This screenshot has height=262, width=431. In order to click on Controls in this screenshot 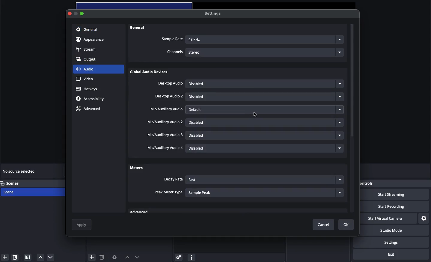, I will do `click(376, 183)`.